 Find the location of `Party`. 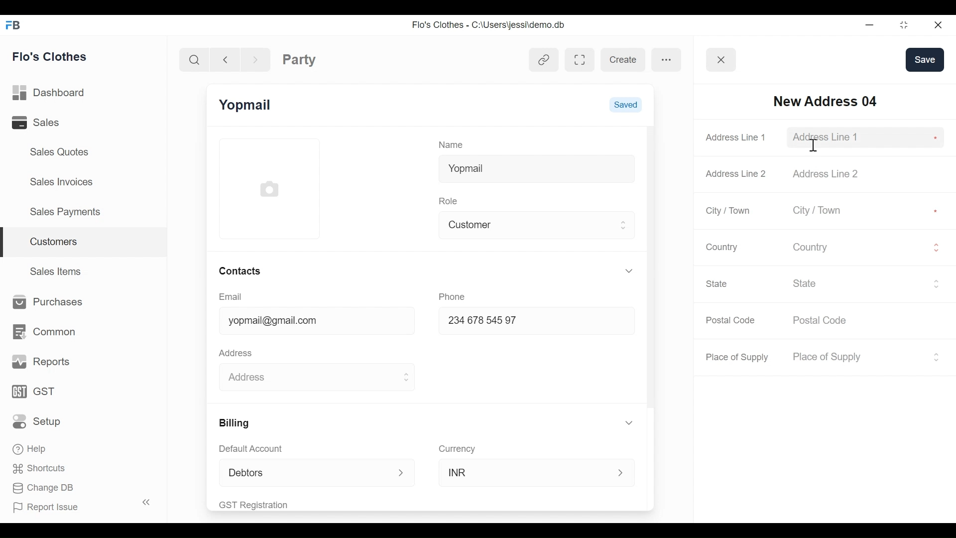

Party is located at coordinates (299, 59).